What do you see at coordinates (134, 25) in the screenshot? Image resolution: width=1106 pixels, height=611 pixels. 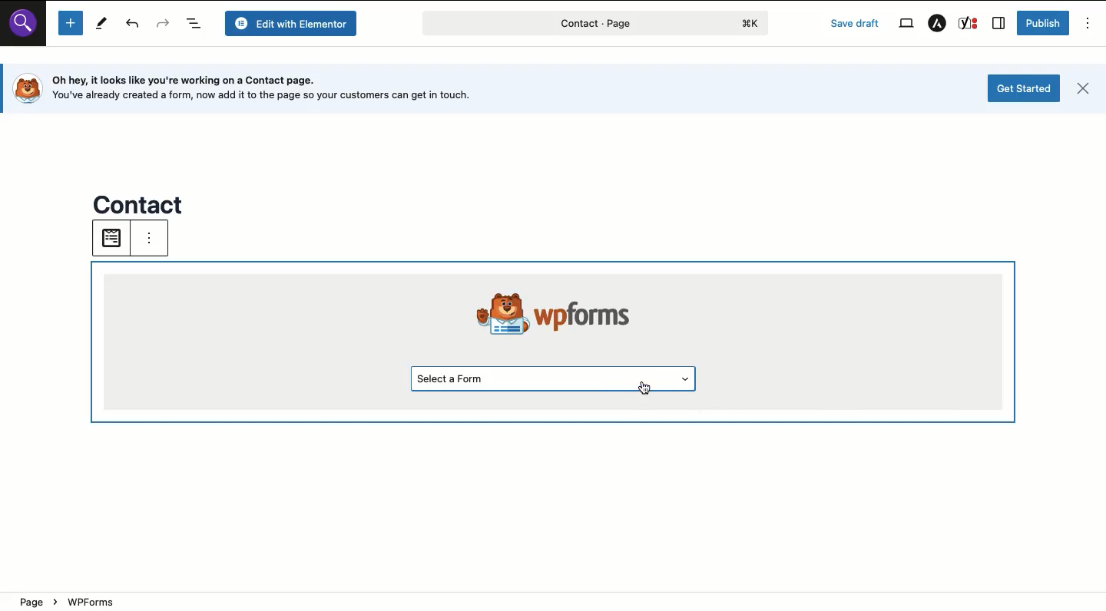 I see `Undo` at bounding box center [134, 25].